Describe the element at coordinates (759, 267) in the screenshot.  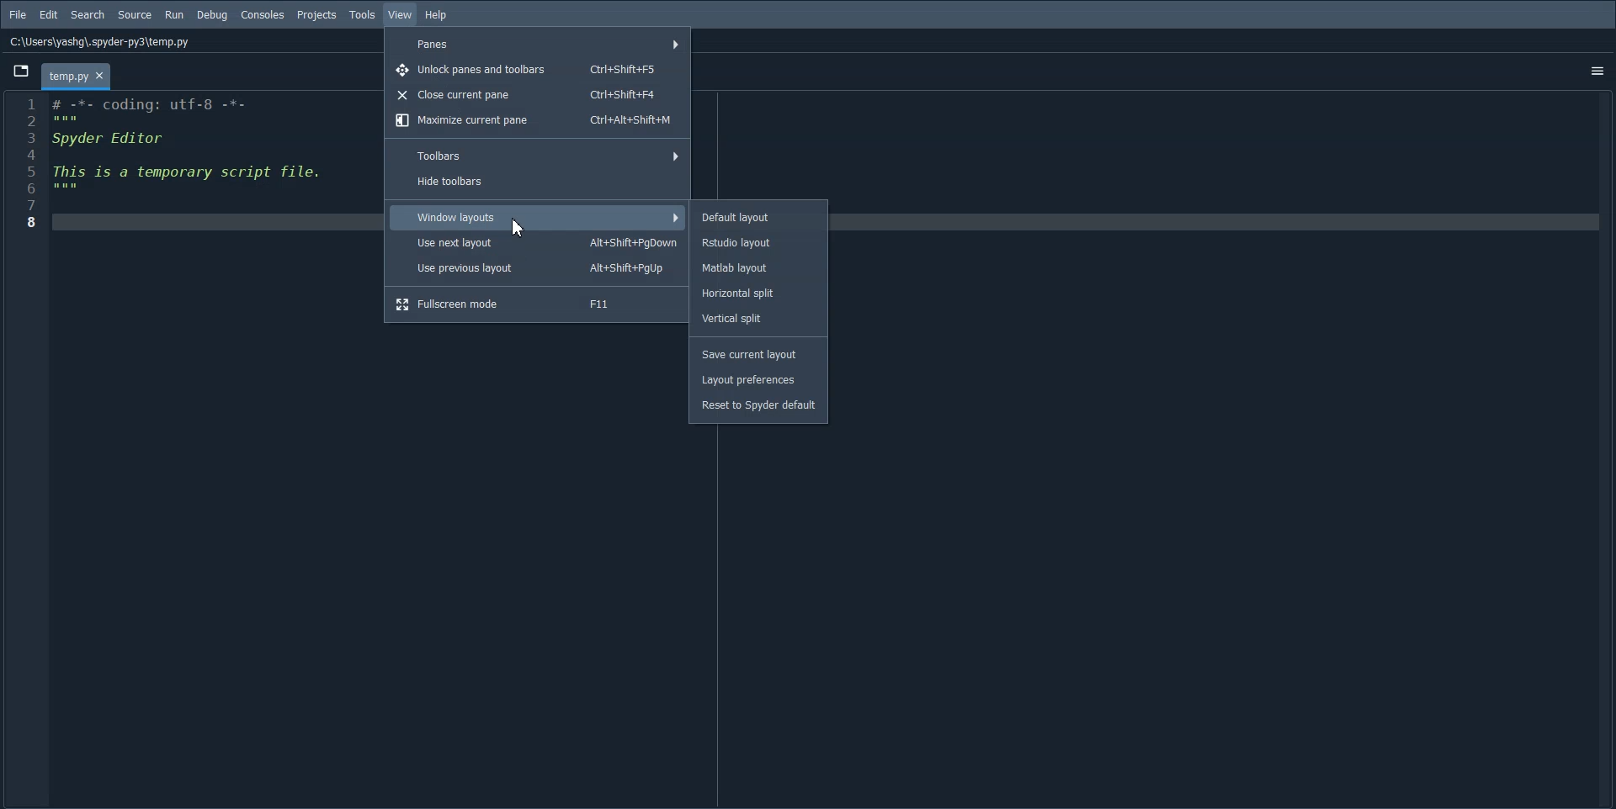
I see `Matlab layout` at that location.